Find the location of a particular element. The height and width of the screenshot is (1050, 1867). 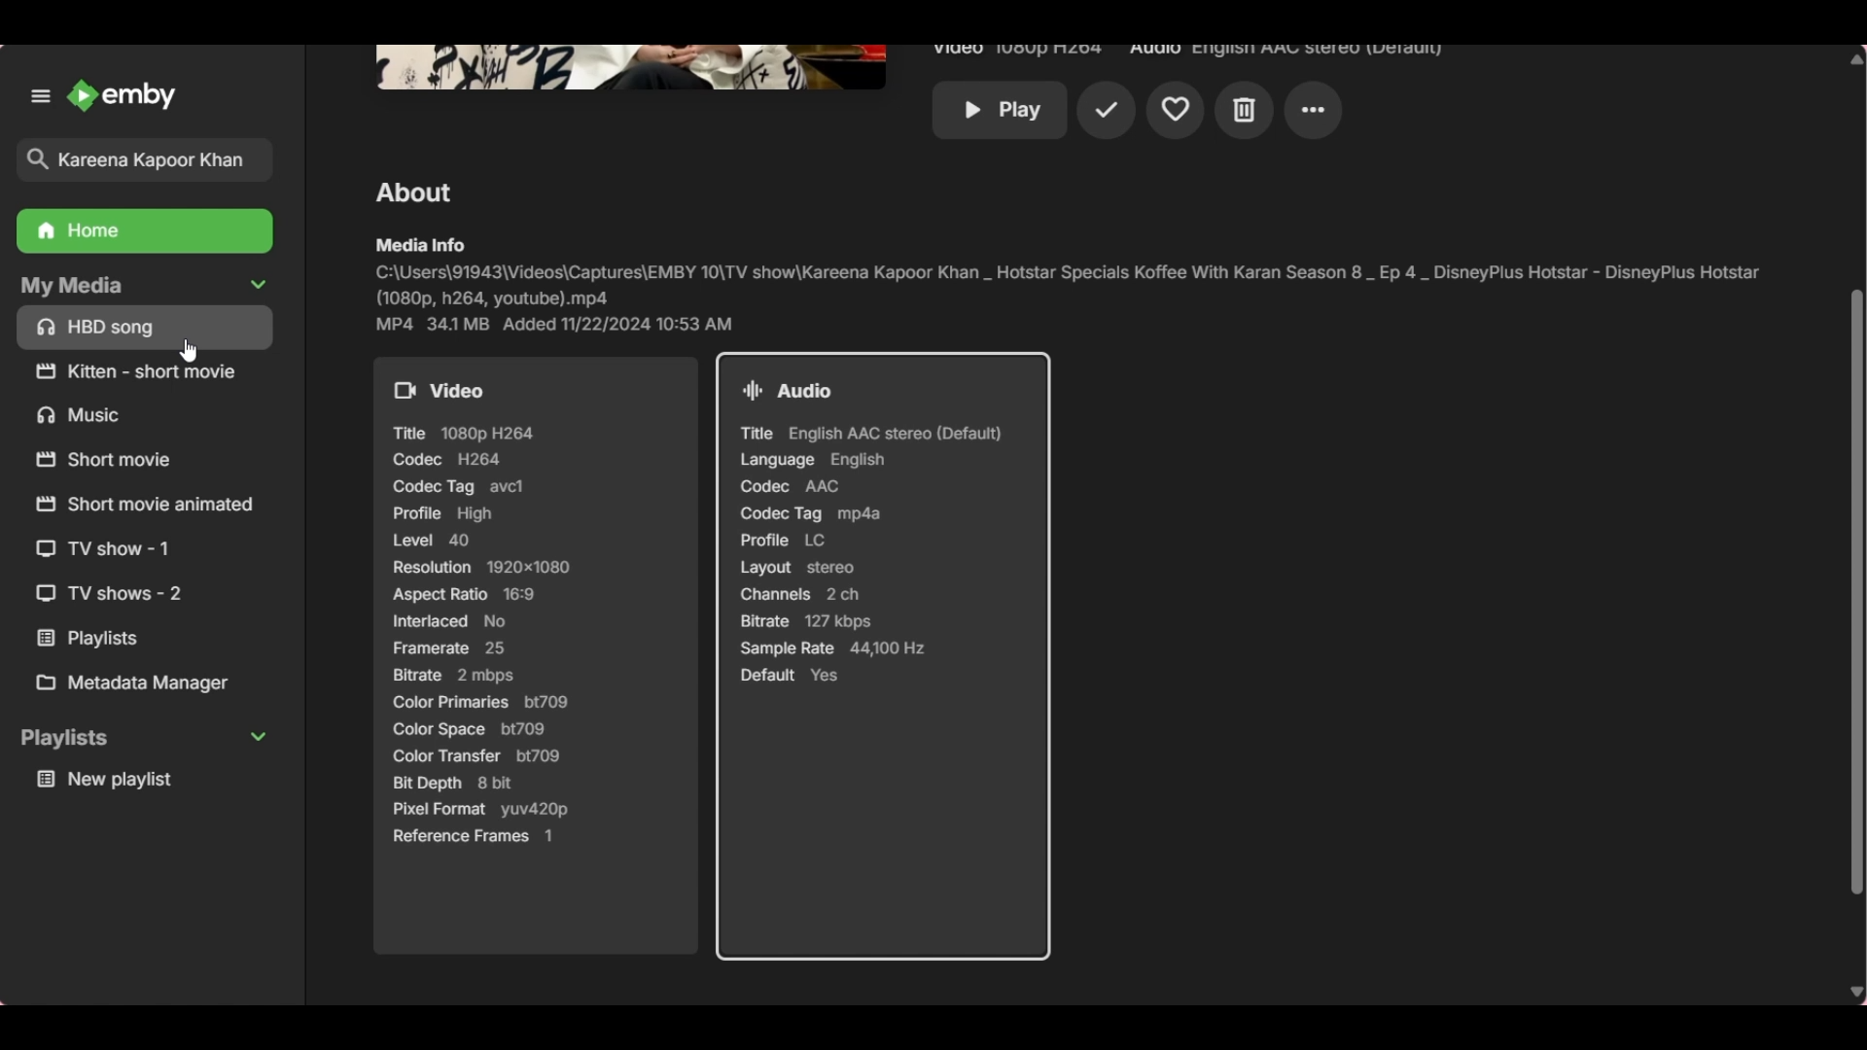

 is located at coordinates (127, 595).